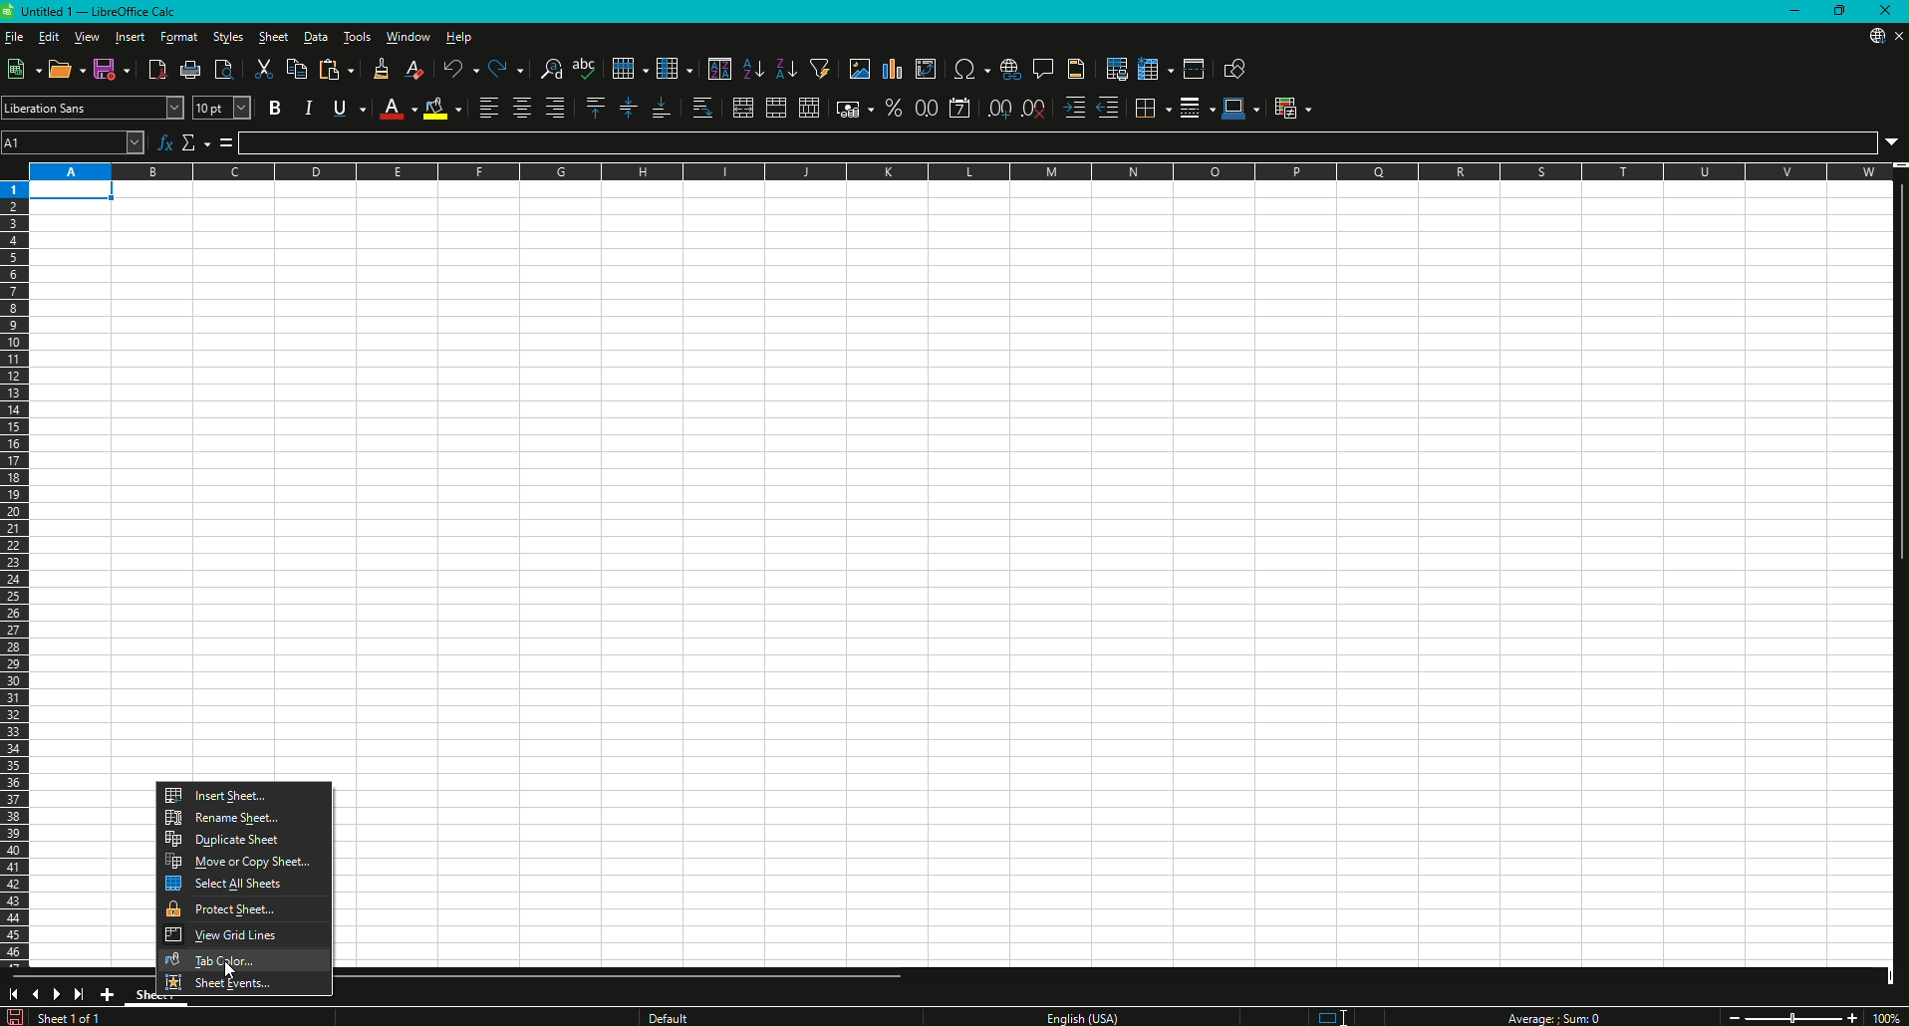 The height and width of the screenshot is (1026, 1909). Describe the element at coordinates (80, 108) in the screenshot. I see `Font` at that location.